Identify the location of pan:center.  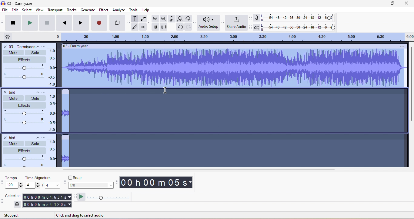
(24, 121).